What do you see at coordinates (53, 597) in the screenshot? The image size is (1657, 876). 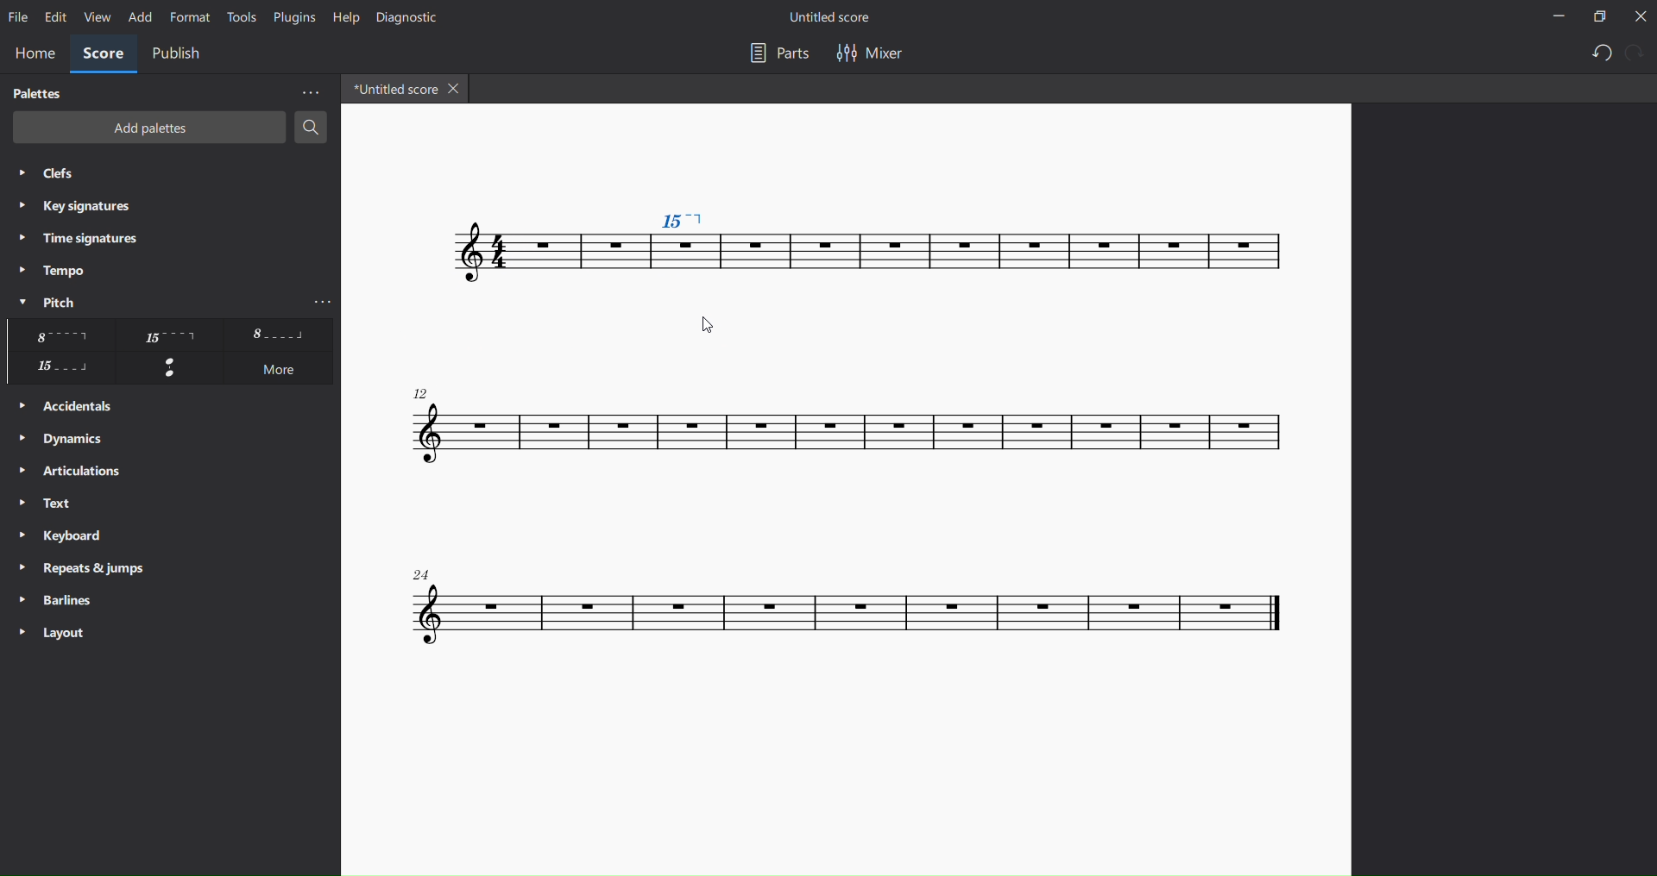 I see `barlines` at bounding box center [53, 597].